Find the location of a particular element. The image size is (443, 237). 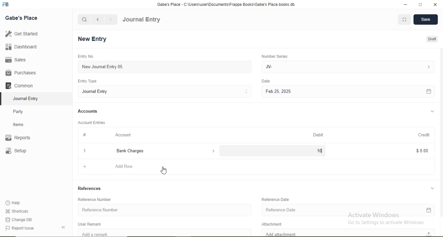

Feb 25, 2025 is located at coordinates (348, 92).